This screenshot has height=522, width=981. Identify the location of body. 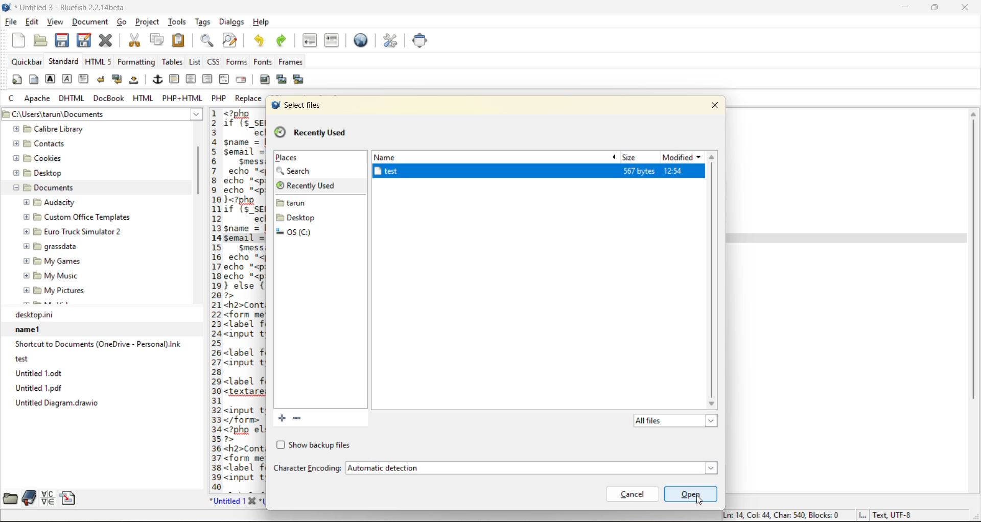
(34, 81).